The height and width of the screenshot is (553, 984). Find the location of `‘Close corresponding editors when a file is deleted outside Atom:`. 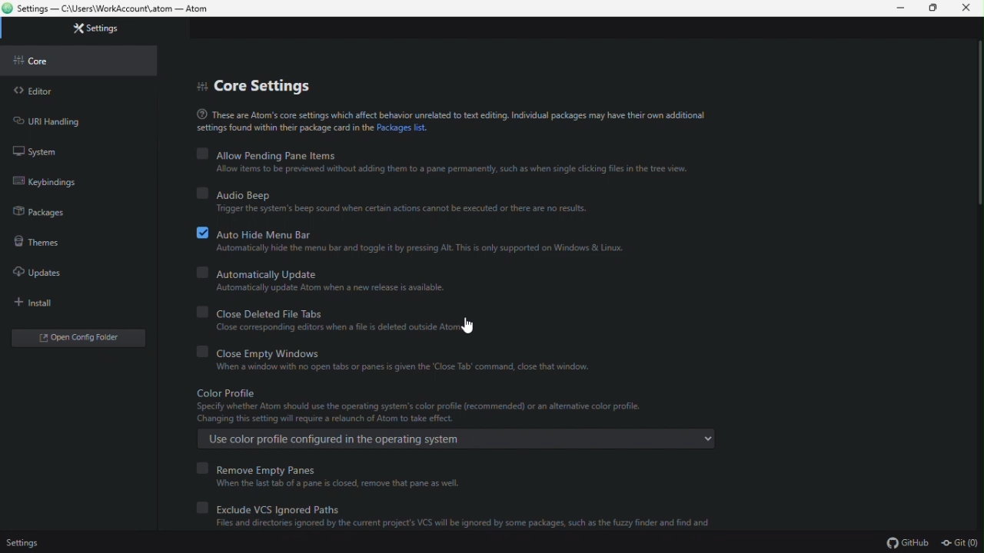

‘Close corresponding editors when a file is deleted outside Atom: is located at coordinates (329, 328).